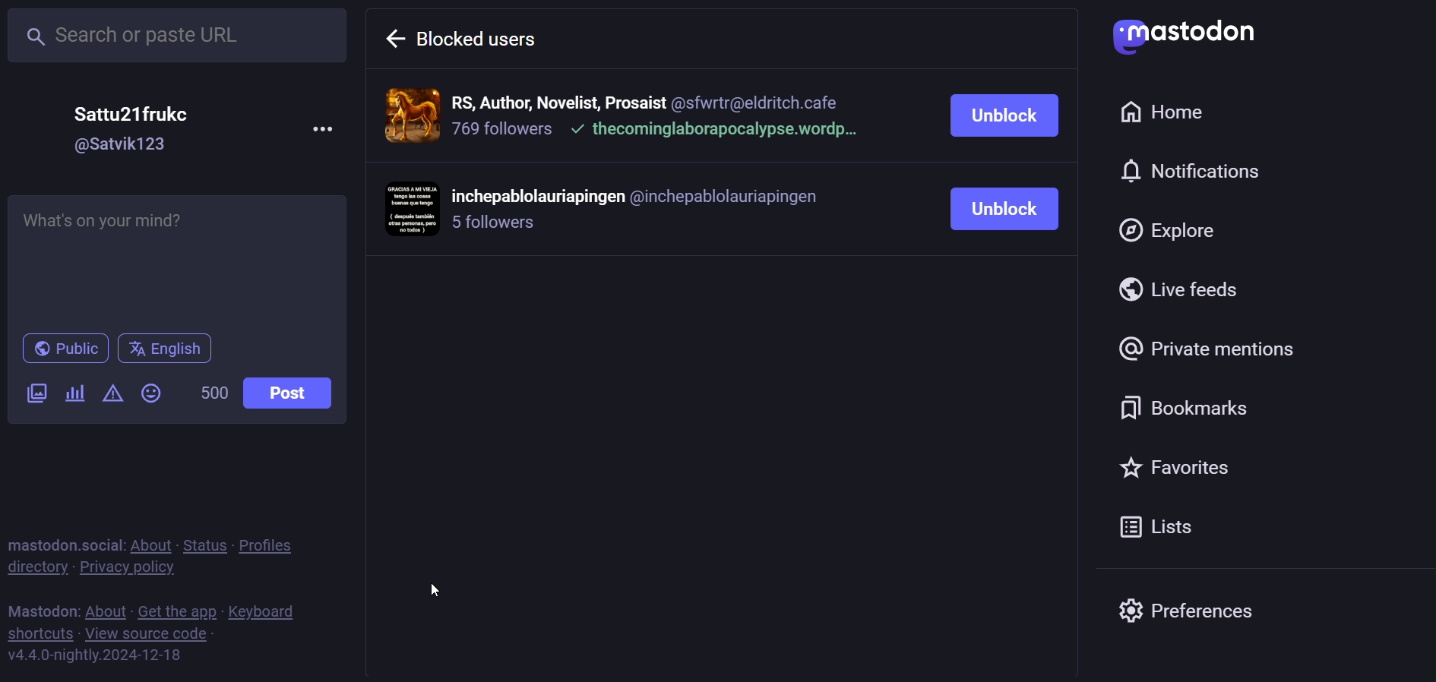 Image resolution: width=1436 pixels, height=682 pixels. What do you see at coordinates (274, 609) in the screenshot?
I see `keyboards` at bounding box center [274, 609].